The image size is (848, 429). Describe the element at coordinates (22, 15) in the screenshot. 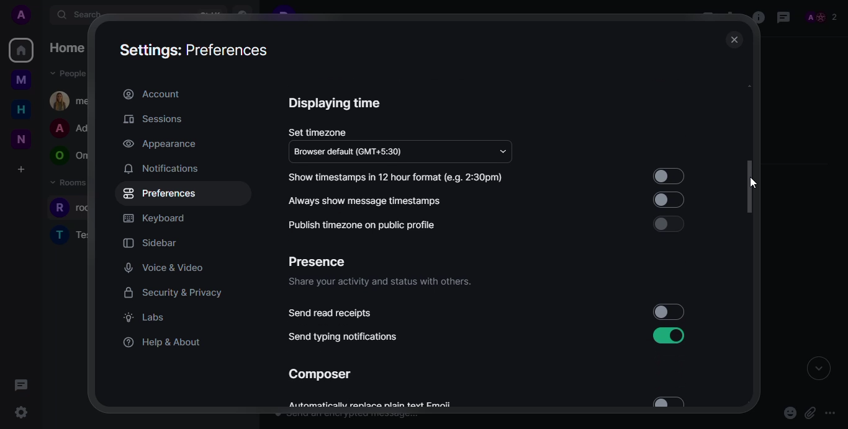

I see `profile` at that location.